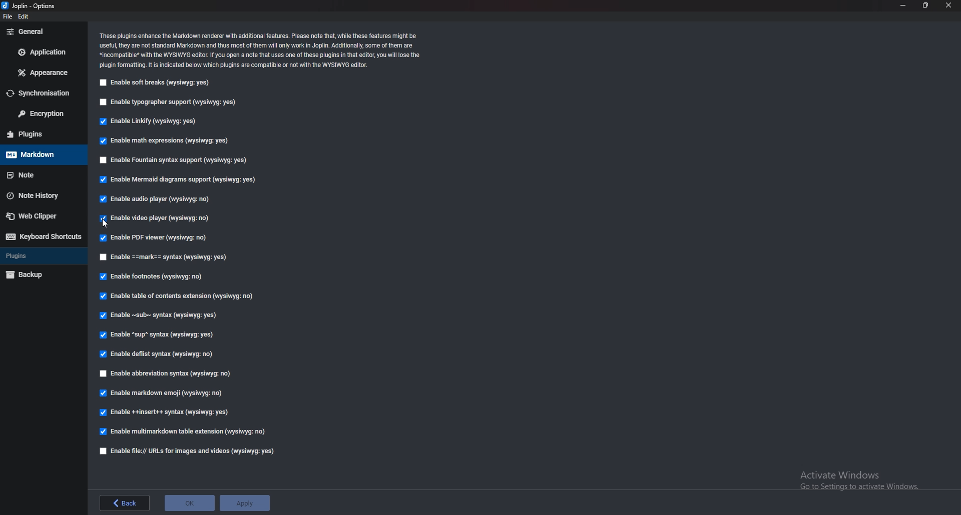 This screenshot has height=515, width=961. What do you see at coordinates (160, 393) in the screenshot?
I see `enable markdown emoji (wysiqyg:no)` at bounding box center [160, 393].